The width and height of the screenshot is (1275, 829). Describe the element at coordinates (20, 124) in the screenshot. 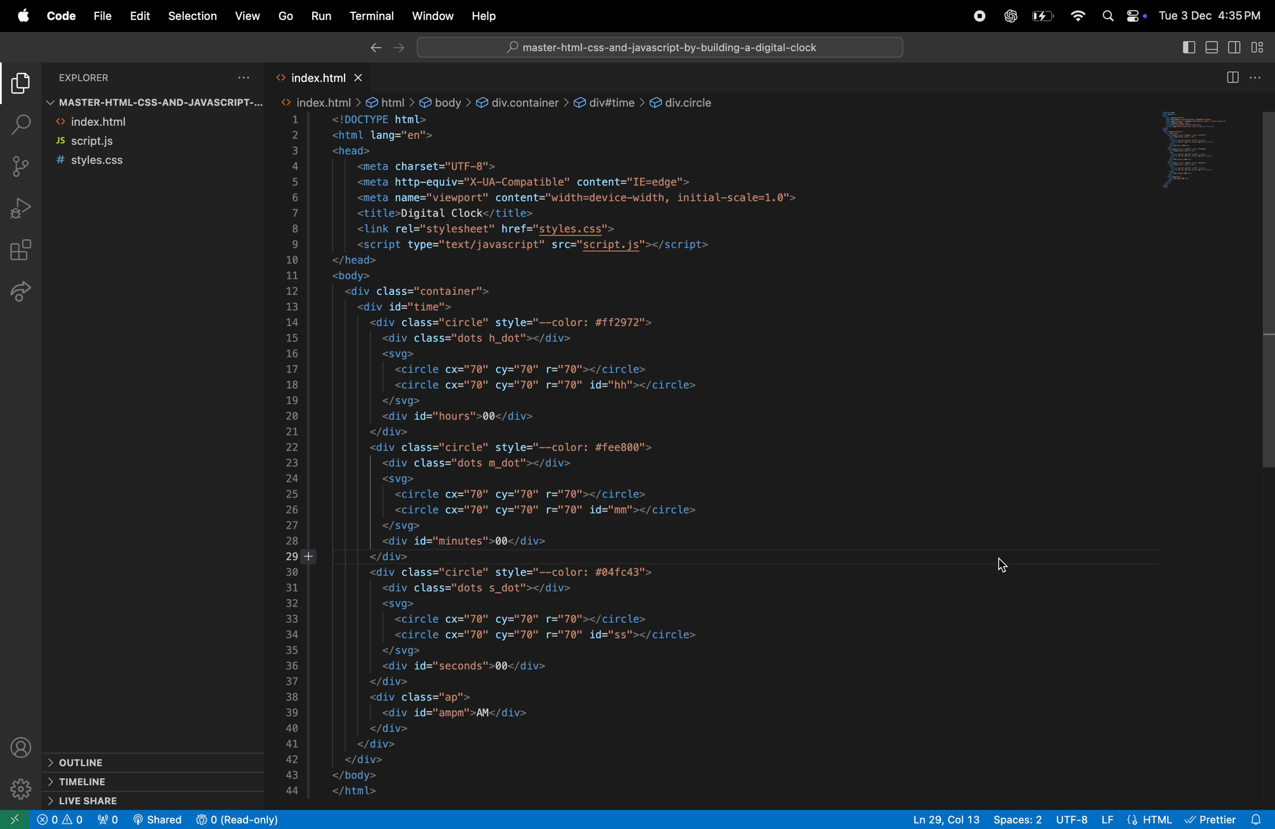

I see `search` at that location.